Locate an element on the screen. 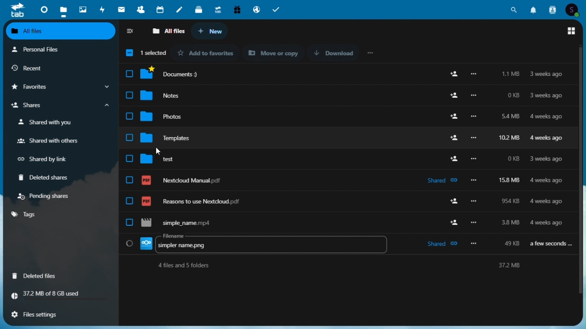 Image resolution: width=586 pixels, height=329 pixels. Add to favourites is located at coordinates (209, 53).